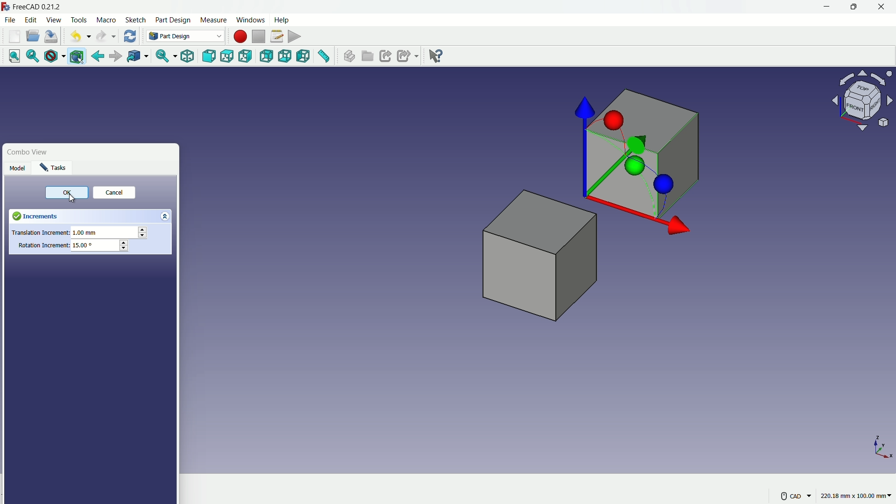 The image size is (896, 504). Describe the element at coordinates (276, 36) in the screenshot. I see `macros` at that location.